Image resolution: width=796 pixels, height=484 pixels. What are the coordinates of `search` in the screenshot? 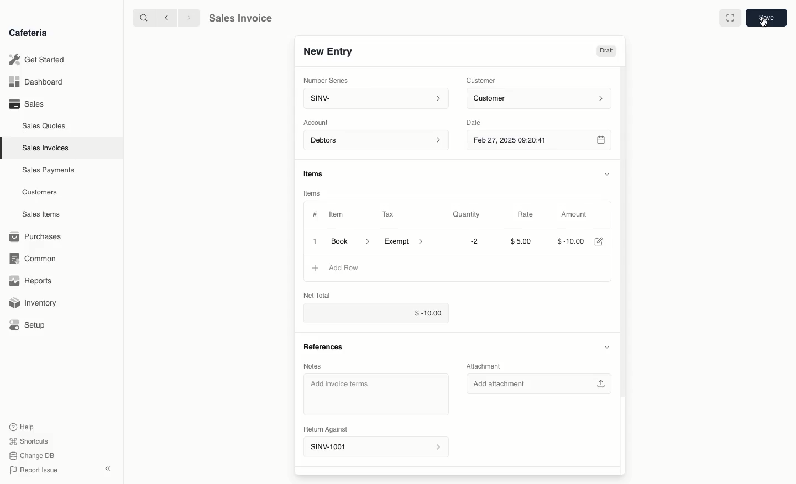 It's located at (142, 17).